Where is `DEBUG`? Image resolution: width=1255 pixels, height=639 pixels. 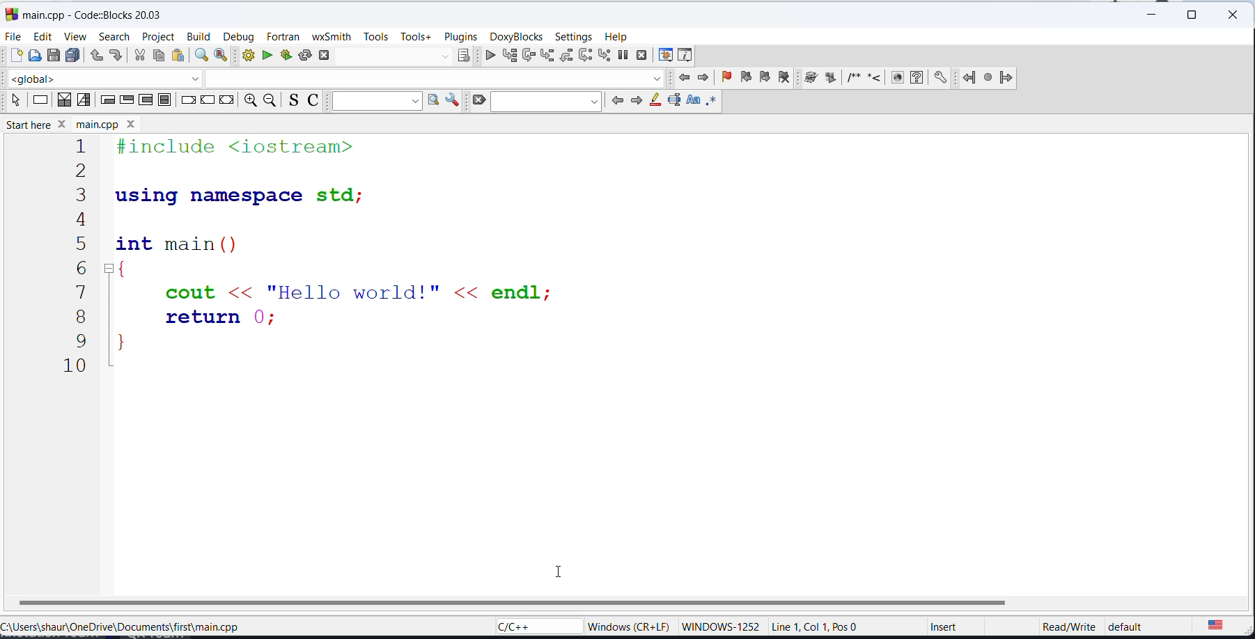 DEBUG is located at coordinates (487, 56).